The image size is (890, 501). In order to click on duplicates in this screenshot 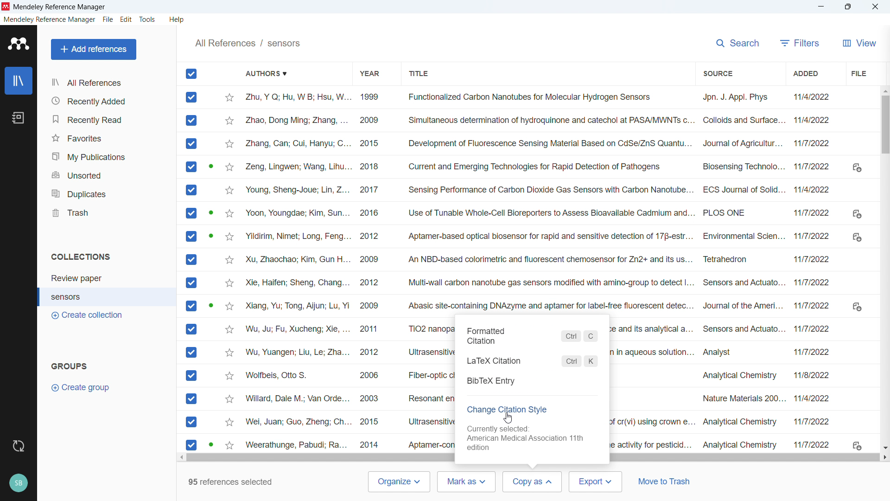, I will do `click(106, 193)`.